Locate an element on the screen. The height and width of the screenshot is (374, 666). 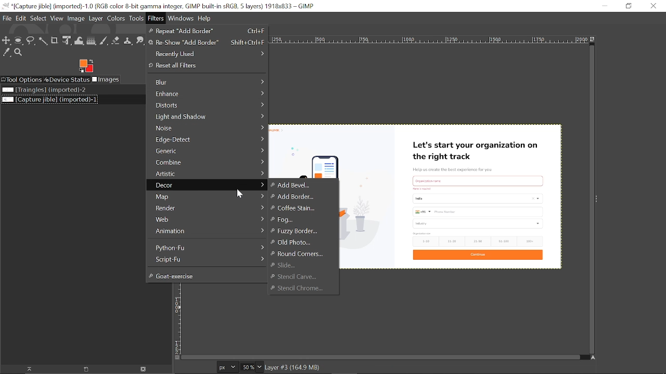
Slide... is located at coordinates (285, 265).